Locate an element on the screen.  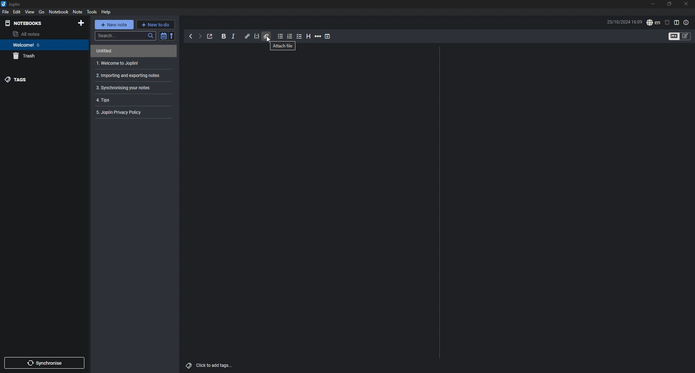
close is located at coordinates (686, 4).